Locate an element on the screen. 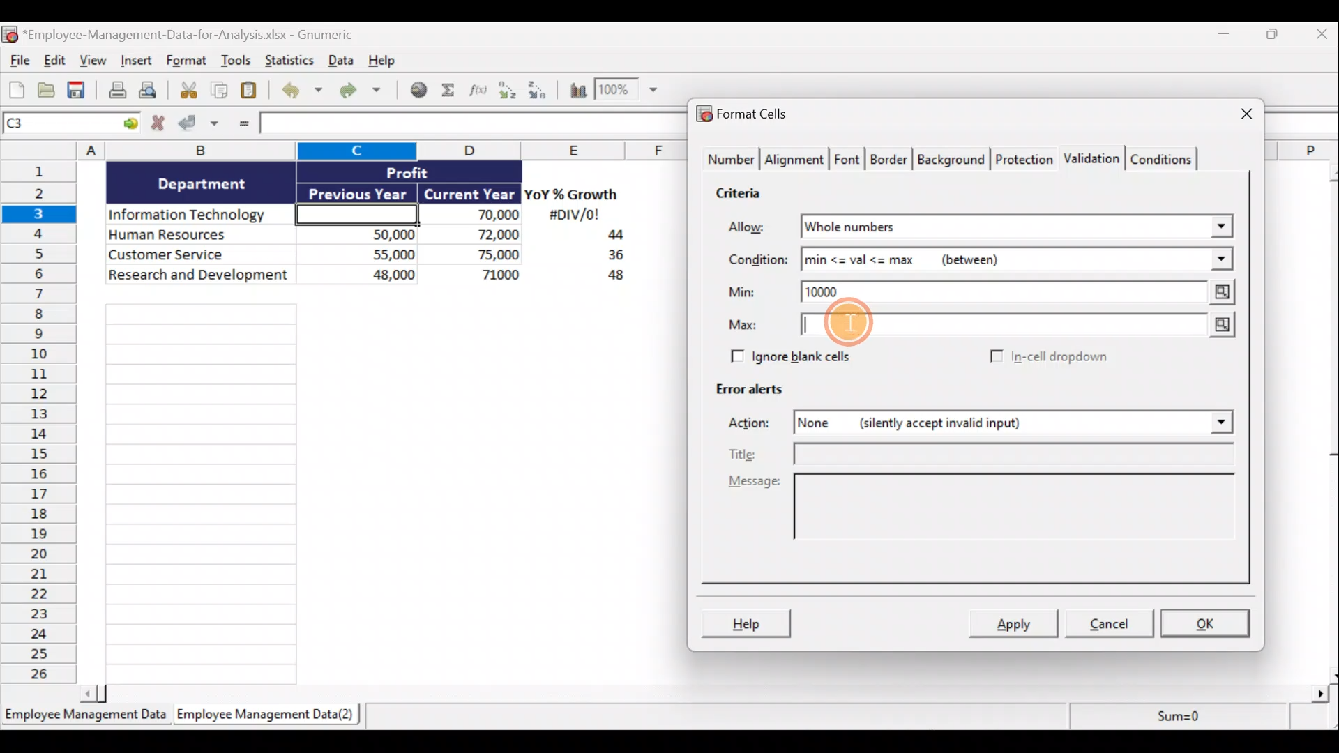 The image size is (1339, 753). Profit is located at coordinates (430, 172).